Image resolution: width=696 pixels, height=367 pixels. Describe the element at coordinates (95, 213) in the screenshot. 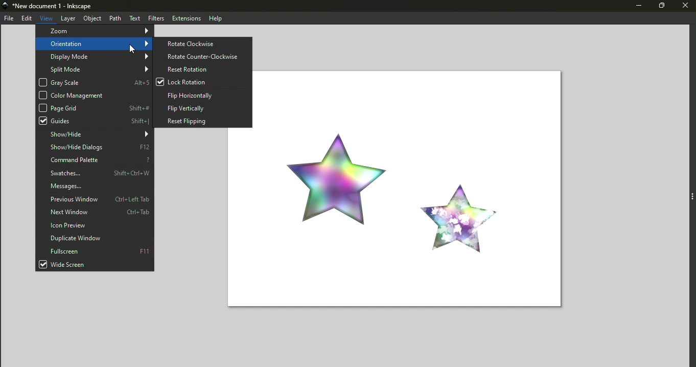

I see `Next window` at that location.